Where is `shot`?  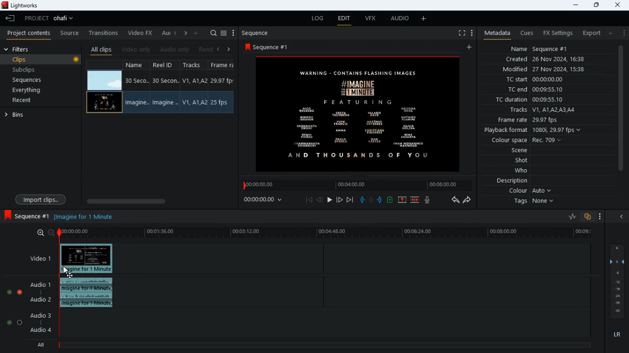
shot is located at coordinates (518, 160).